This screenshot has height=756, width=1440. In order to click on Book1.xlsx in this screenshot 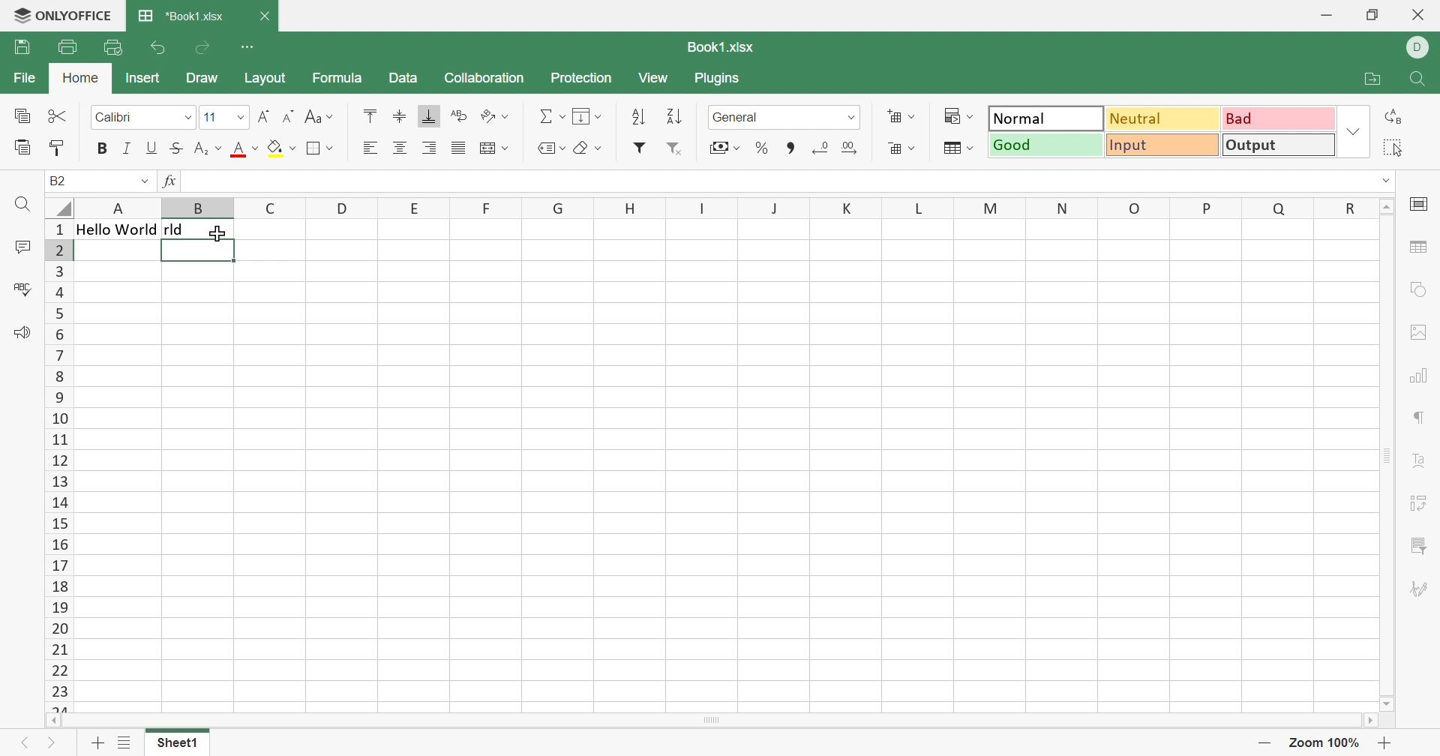, I will do `click(718, 46)`.